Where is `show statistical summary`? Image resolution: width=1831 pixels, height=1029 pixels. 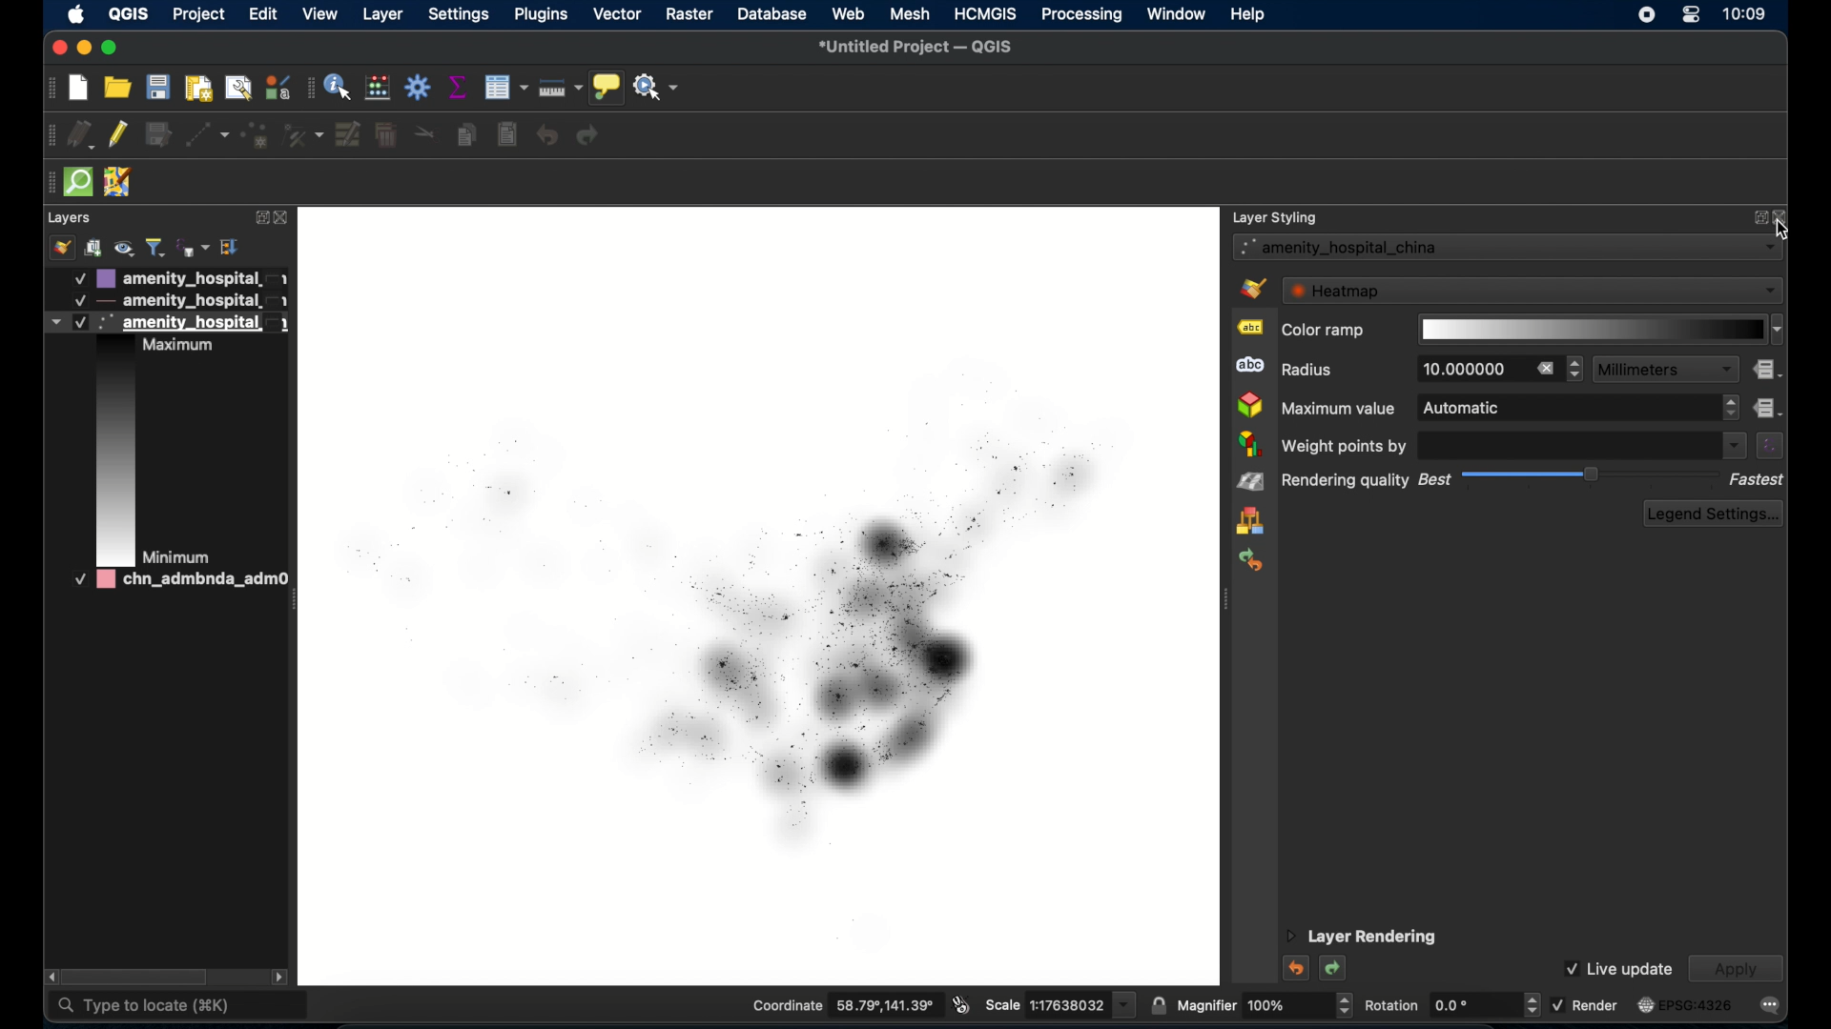
show statistical summary is located at coordinates (459, 88).